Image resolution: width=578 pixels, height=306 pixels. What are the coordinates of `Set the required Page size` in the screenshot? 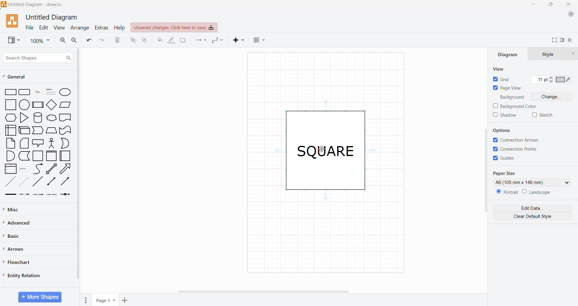 It's located at (532, 182).